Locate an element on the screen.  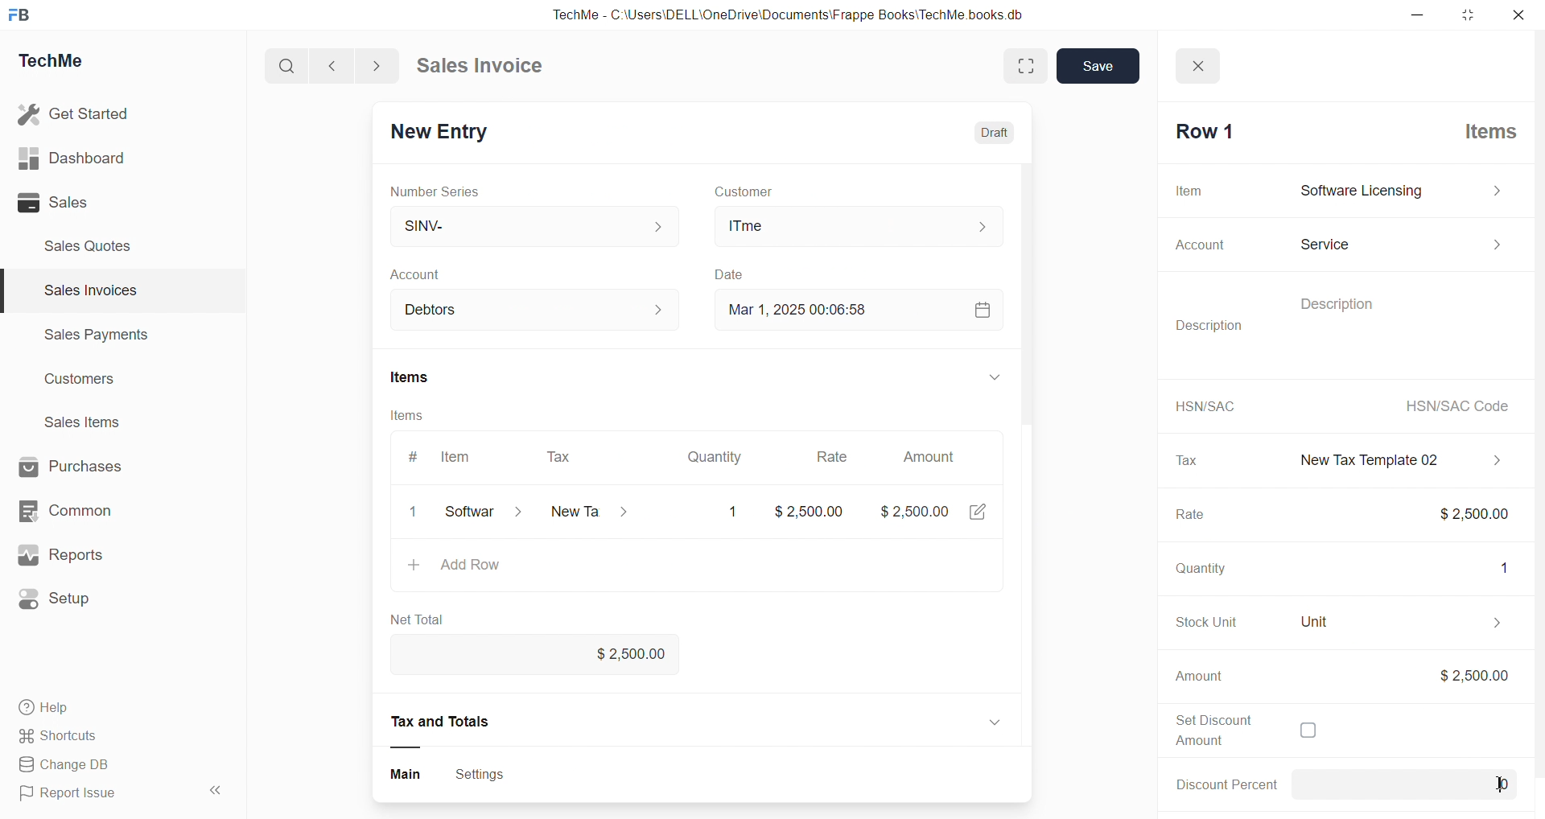
 Report Issue is located at coordinates (75, 796).